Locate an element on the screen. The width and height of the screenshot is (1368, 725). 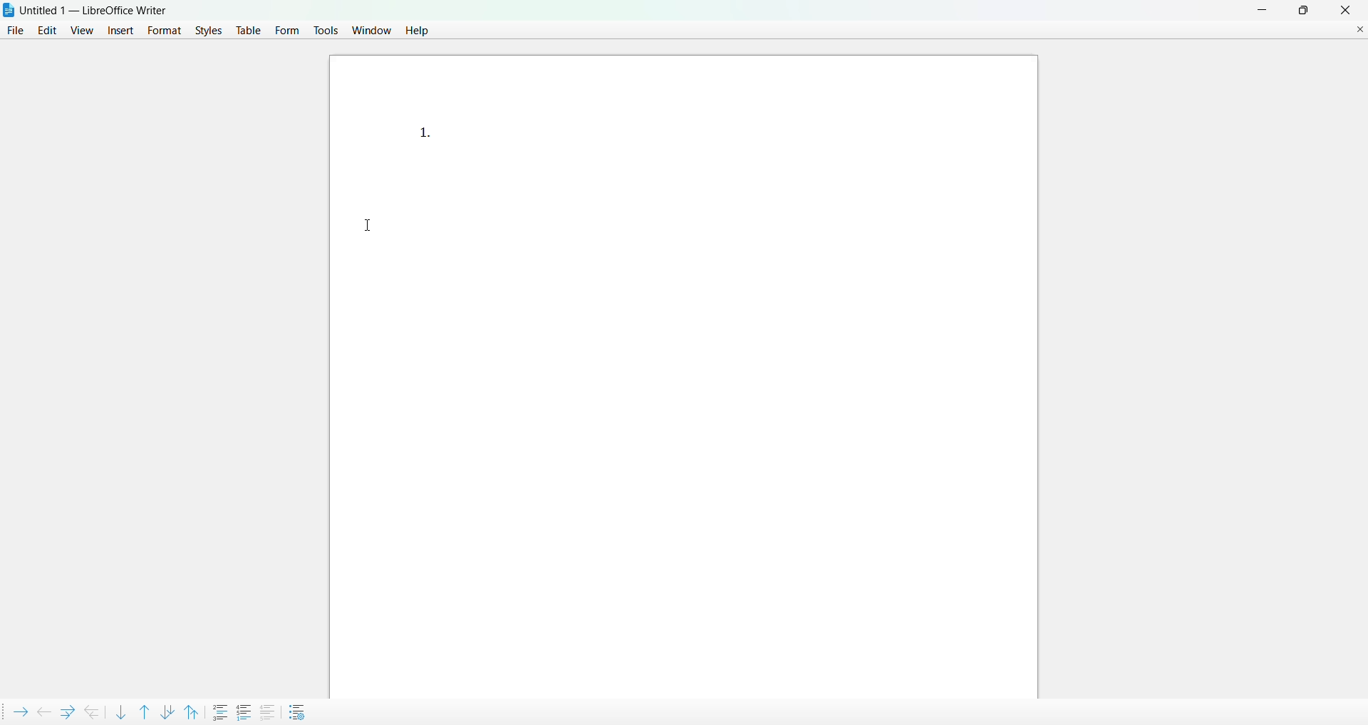
demote outline level is located at coordinates (19, 710).